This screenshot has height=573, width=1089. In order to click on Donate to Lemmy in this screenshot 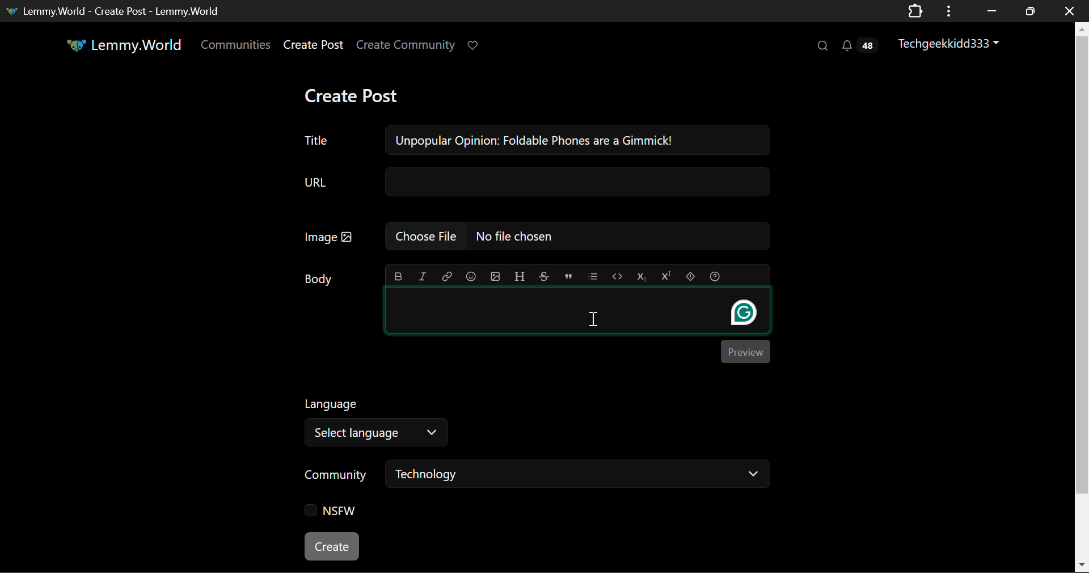, I will do `click(474, 46)`.